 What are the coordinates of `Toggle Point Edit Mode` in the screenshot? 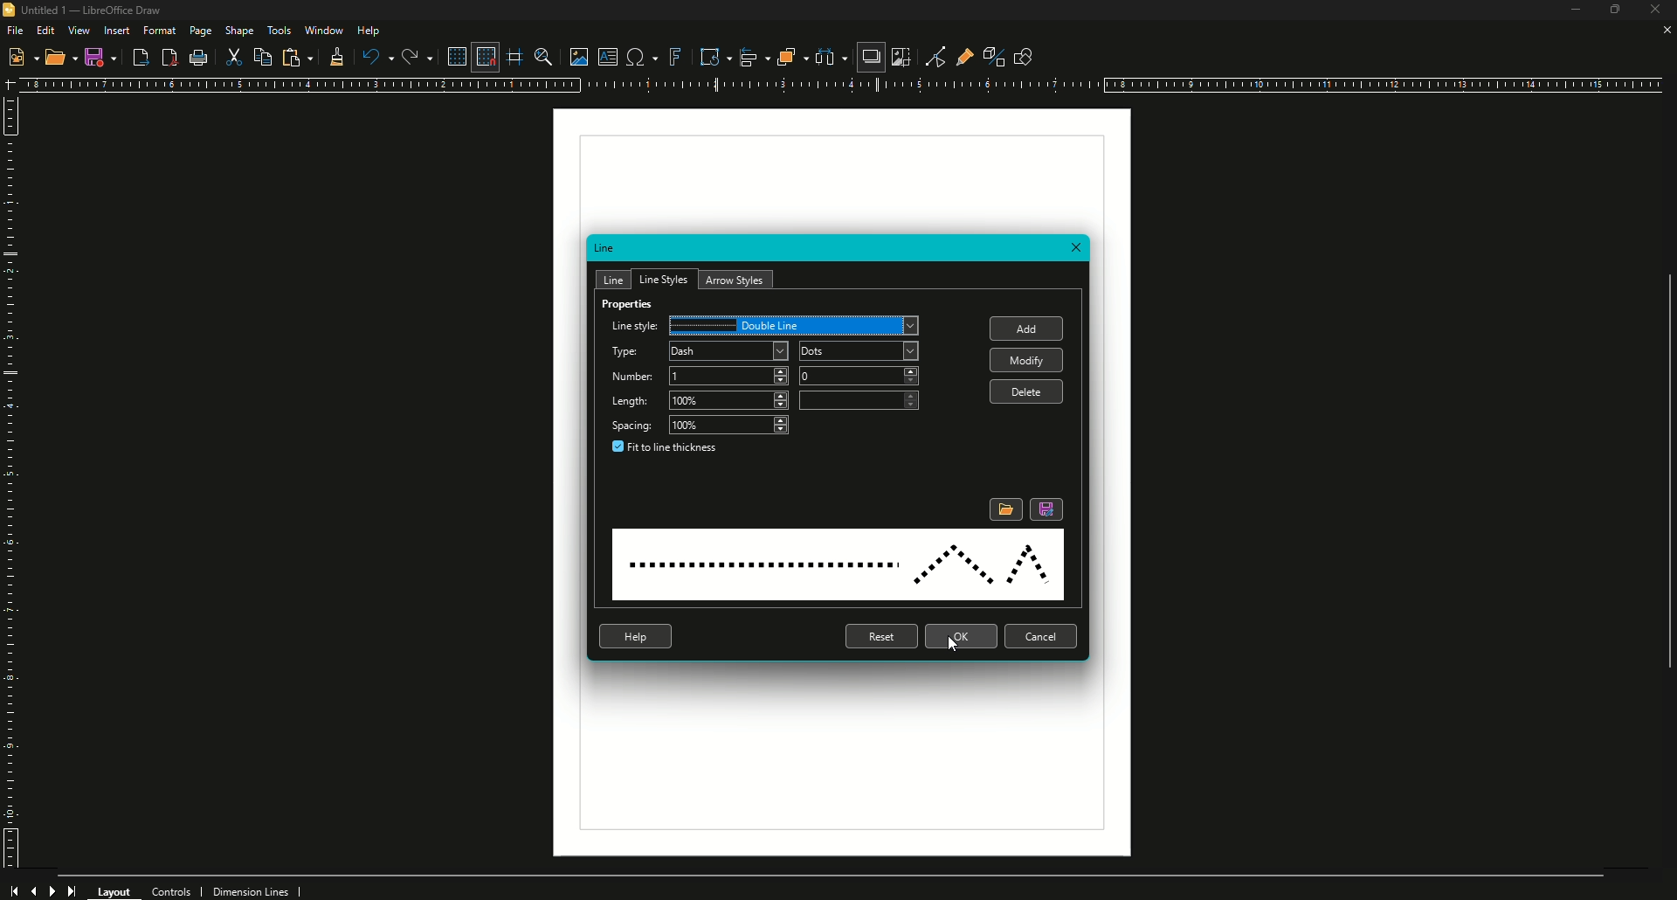 It's located at (929, 56).